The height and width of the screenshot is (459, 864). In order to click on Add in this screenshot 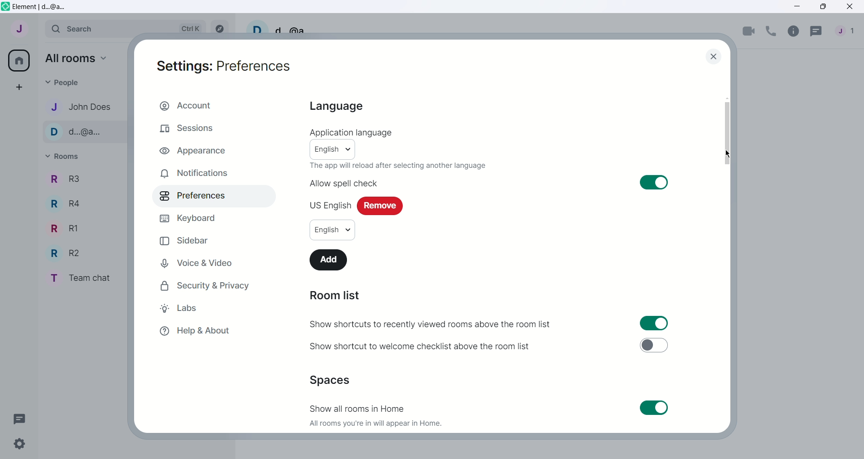, I will do `click(328, 260)`.